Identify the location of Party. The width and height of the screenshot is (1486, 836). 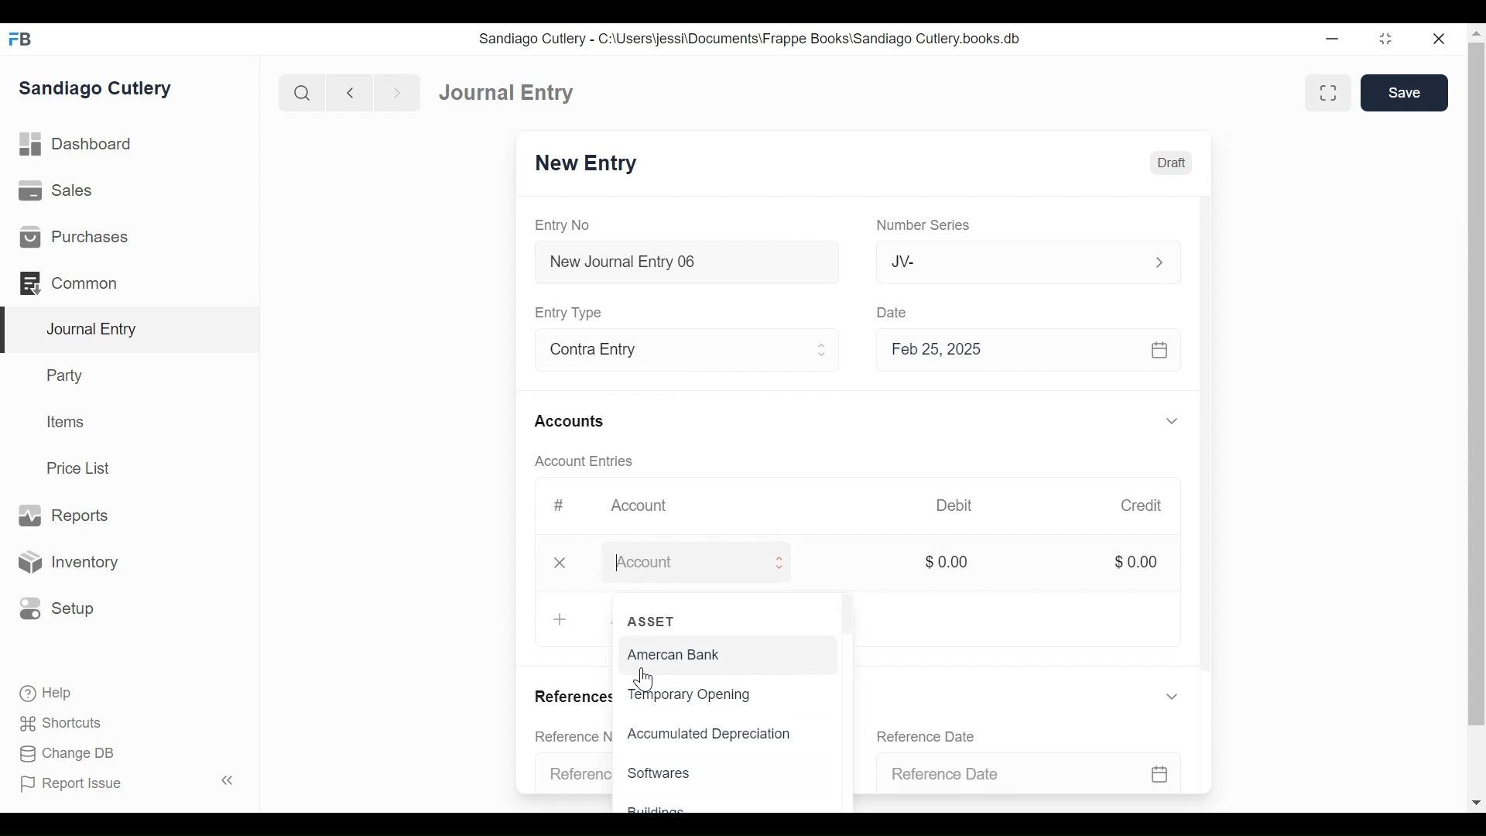
(68, 375).